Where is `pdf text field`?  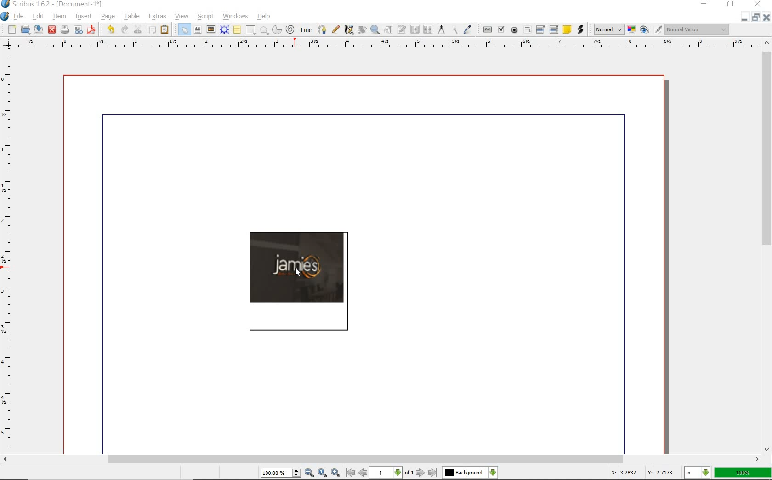 pdf text field is located at coordinates (527, 30).